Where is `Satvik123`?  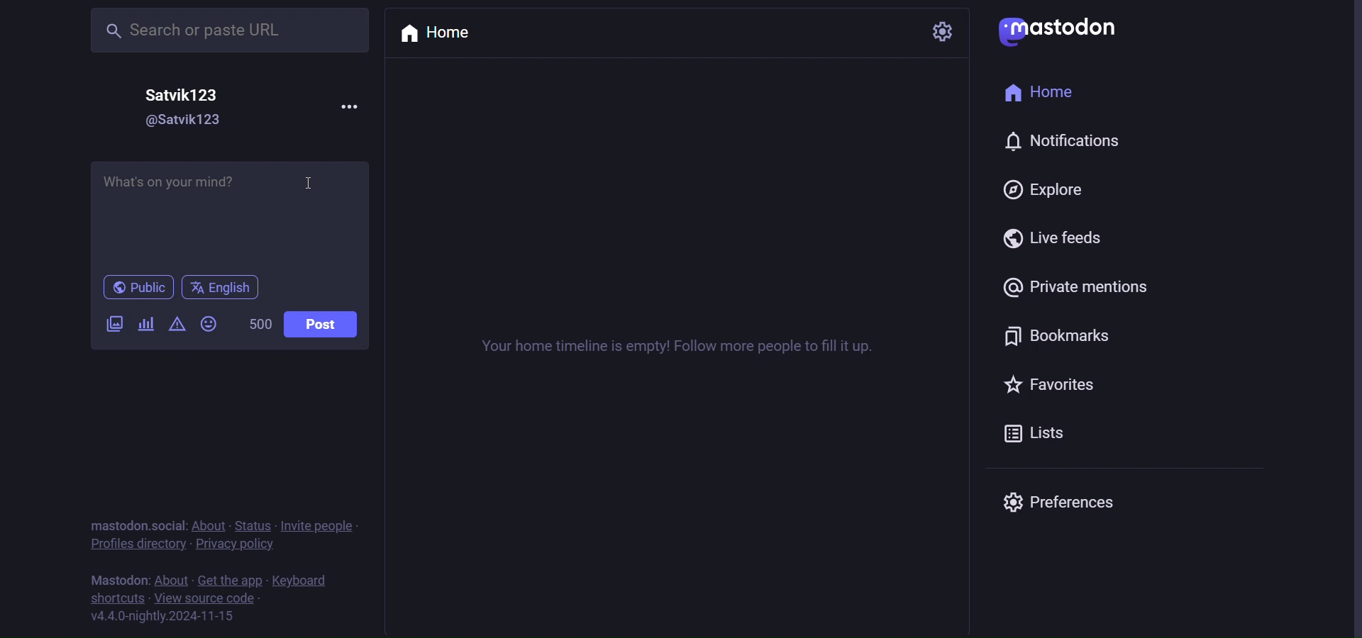
Satvik123 is located at coordinates (188, 93).